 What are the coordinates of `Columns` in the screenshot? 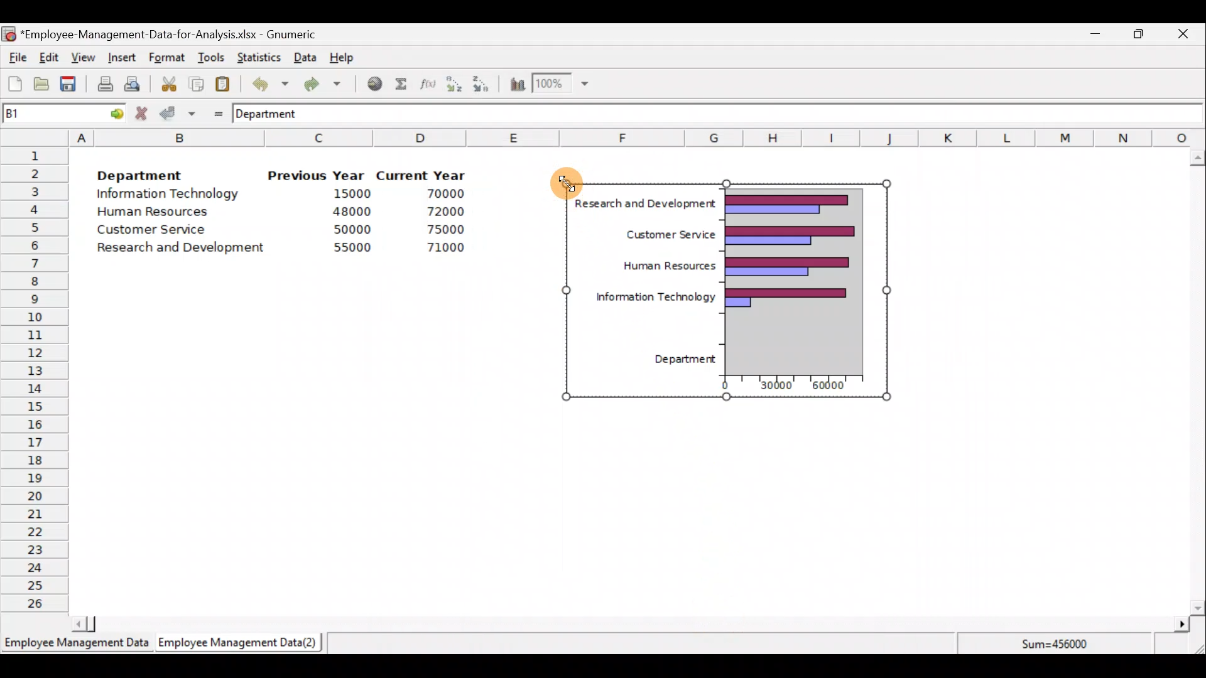 It's located at (637, 137).